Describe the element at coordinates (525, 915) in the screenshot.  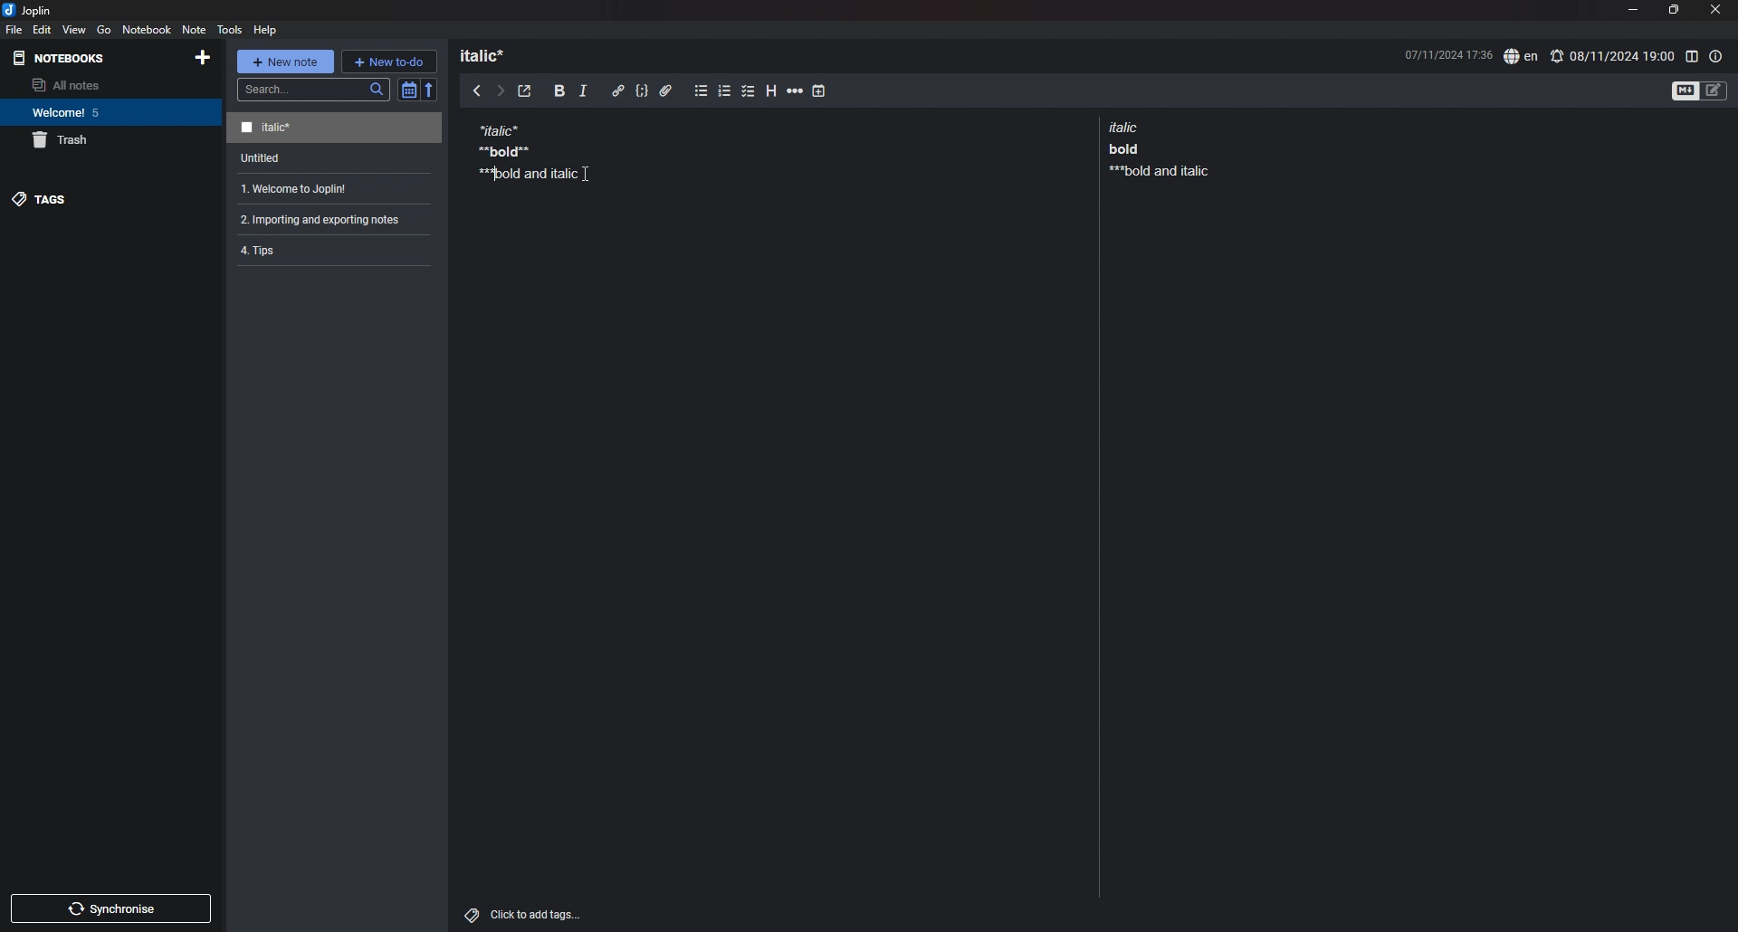
I see `add tags` at that location.